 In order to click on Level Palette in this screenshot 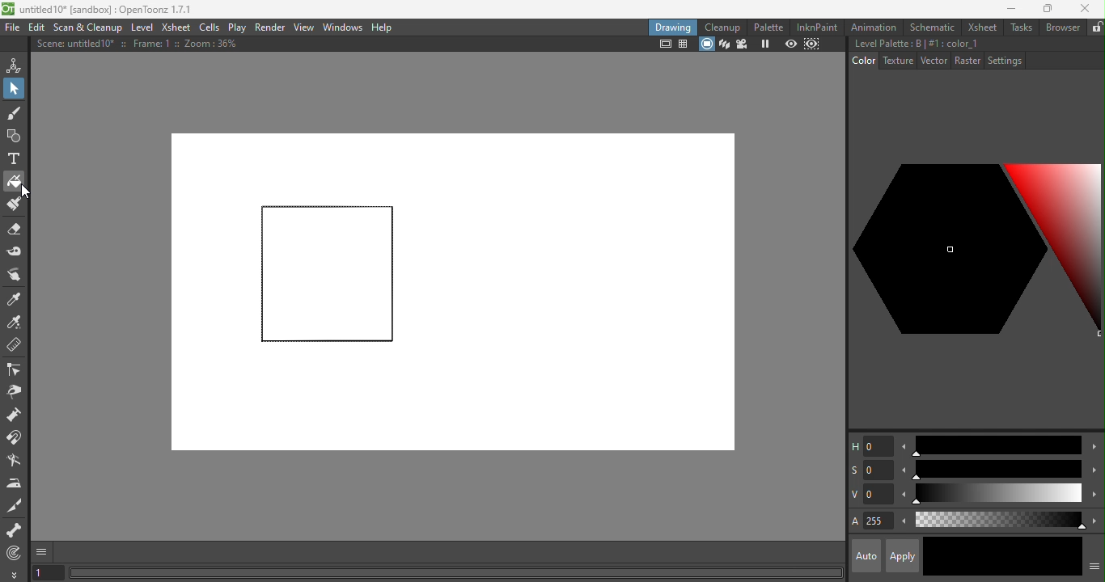, I will do `click(916, 44)`.